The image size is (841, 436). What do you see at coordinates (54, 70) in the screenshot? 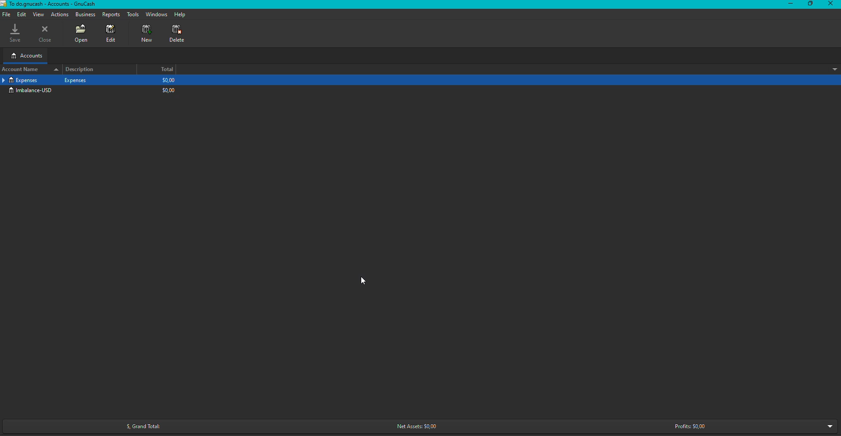
I see `sort` at bounding box center [54, 70].